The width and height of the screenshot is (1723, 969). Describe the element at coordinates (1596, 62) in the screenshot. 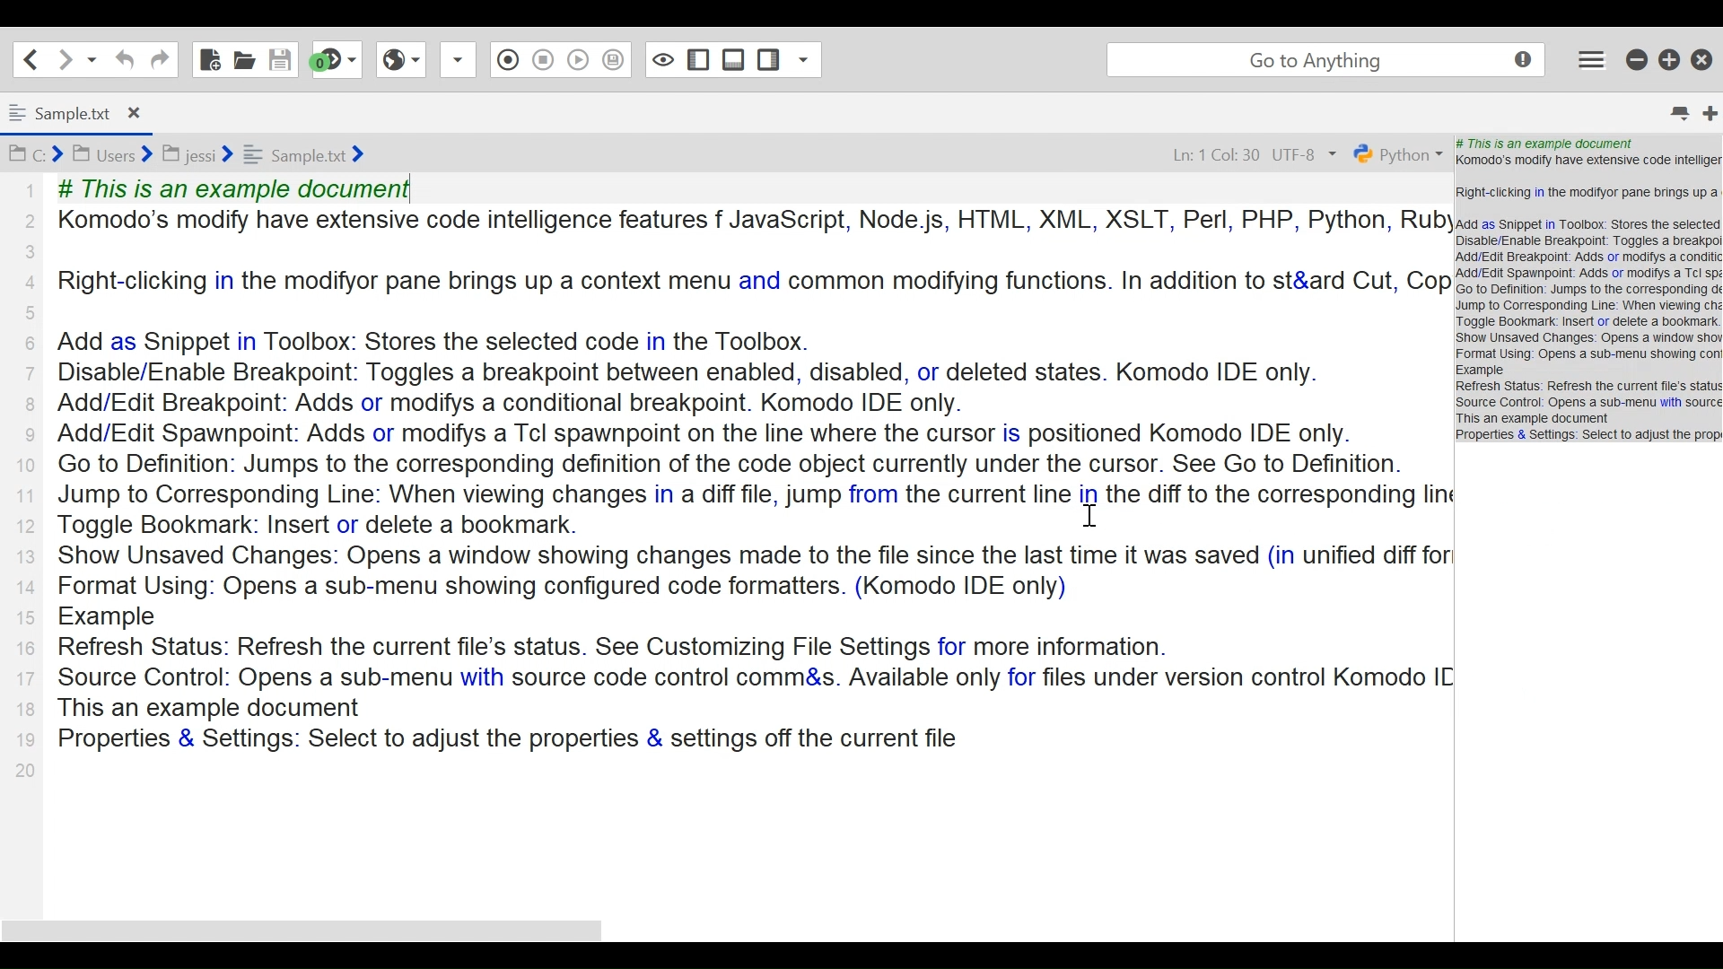

I see `Cursor` at that location.